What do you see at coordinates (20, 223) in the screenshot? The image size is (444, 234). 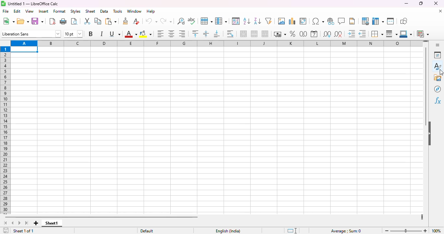 I see `scroll to next sheet` at bounding box center [20, 223].